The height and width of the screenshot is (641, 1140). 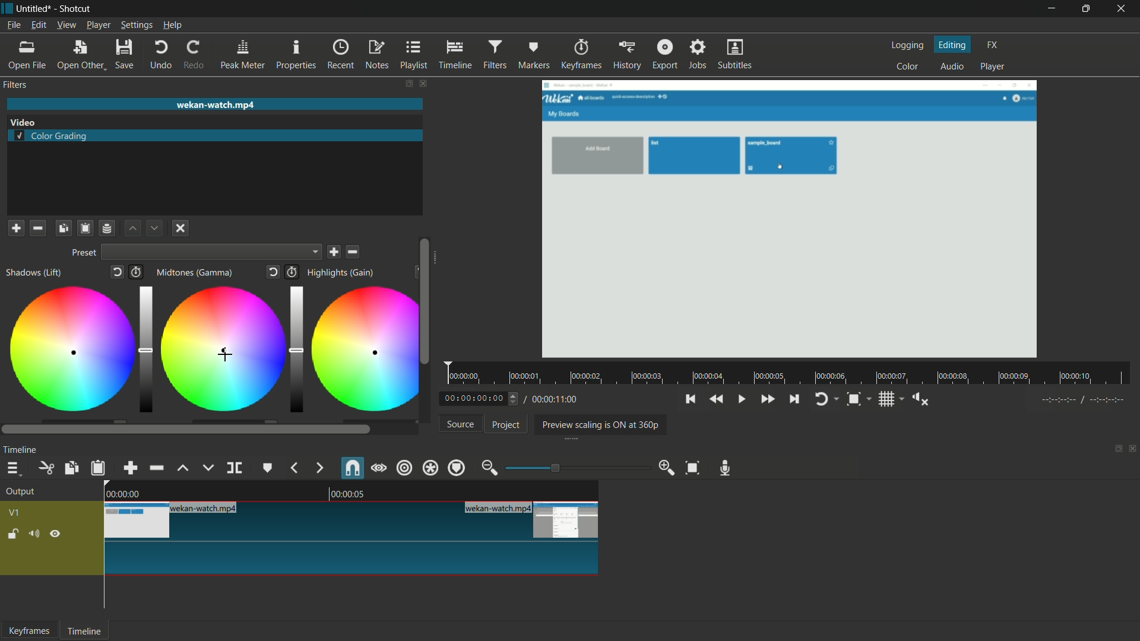 What do you see at coordinates (482, 398) in the screenshot?
I see `current time` at bounding box center [482, 398].